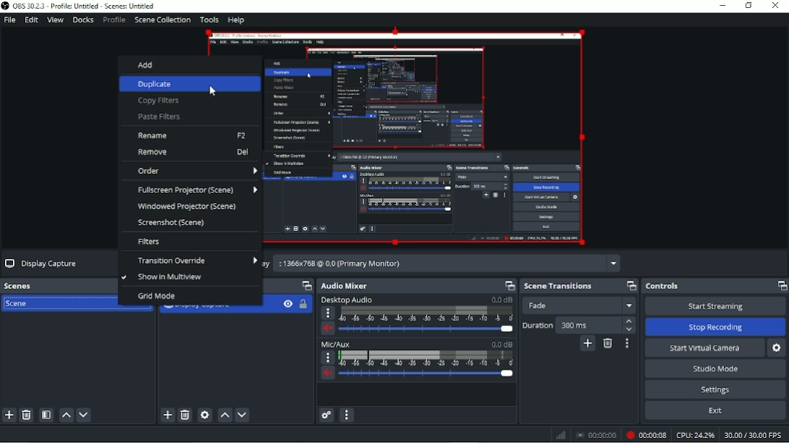  I want to click on View, so click(55, 20).